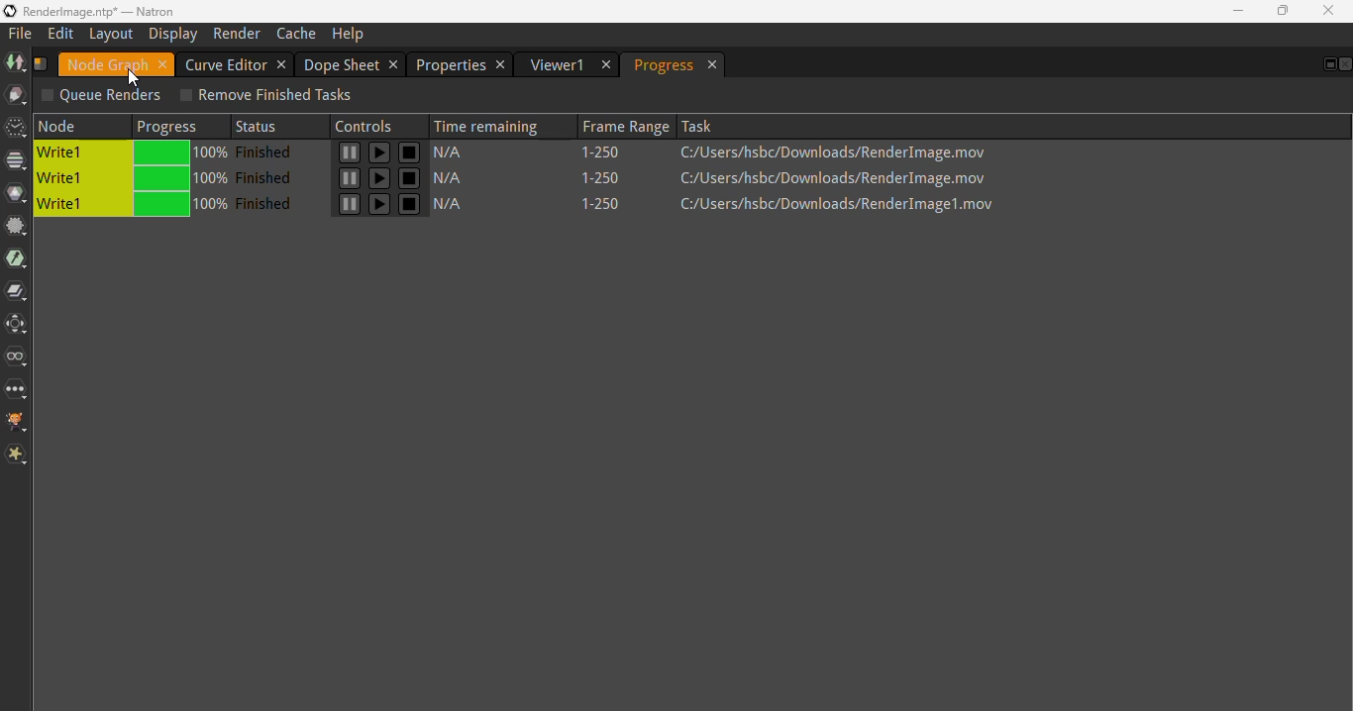  I want to click on close tab, so click(163, 64).